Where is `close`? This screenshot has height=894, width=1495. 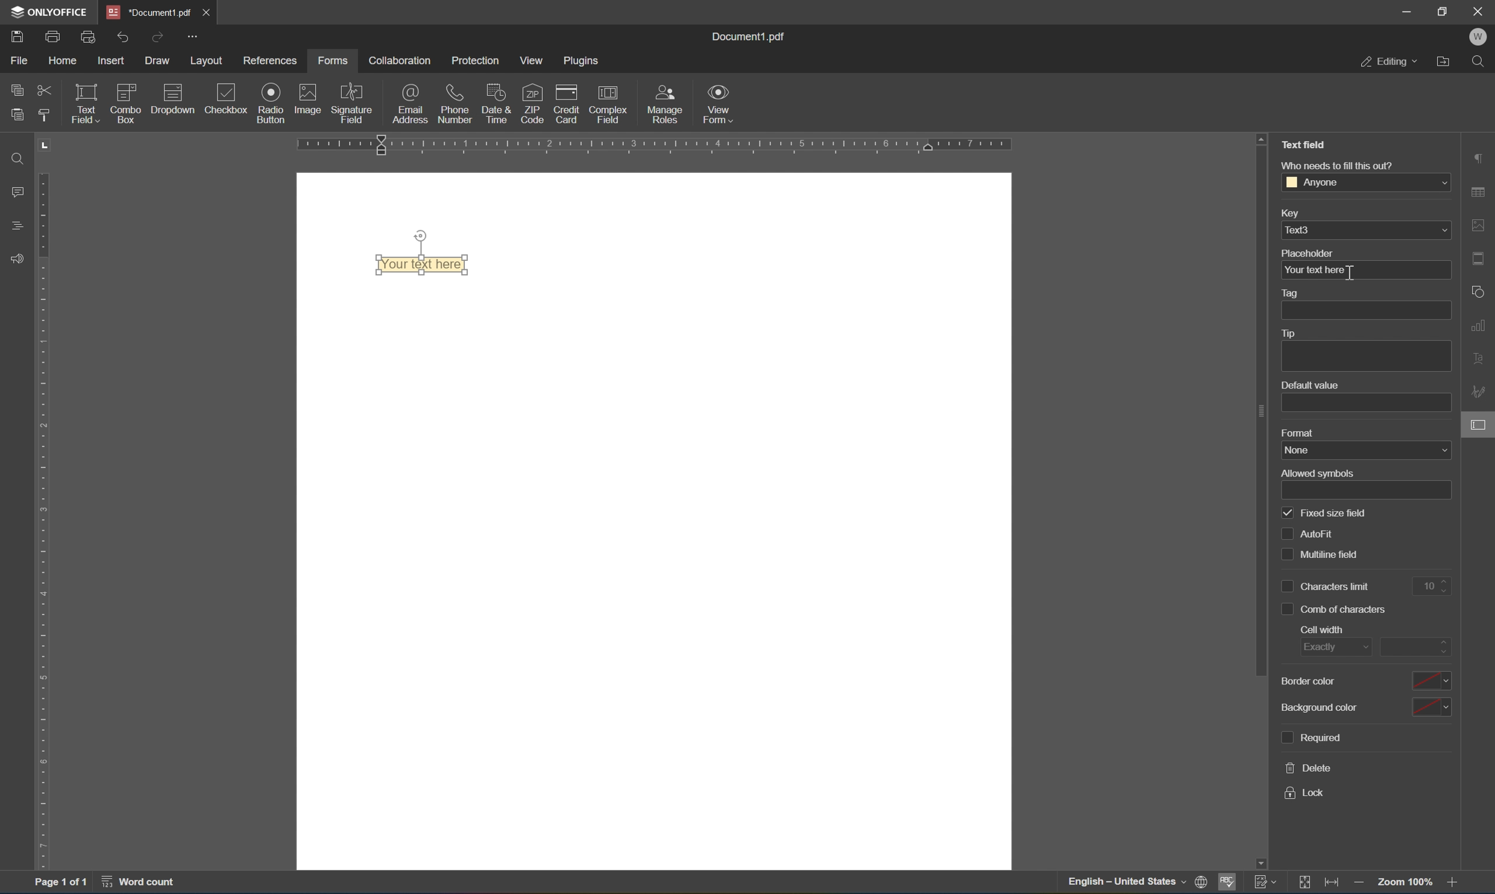 close is located at coordinates (1479, 10).